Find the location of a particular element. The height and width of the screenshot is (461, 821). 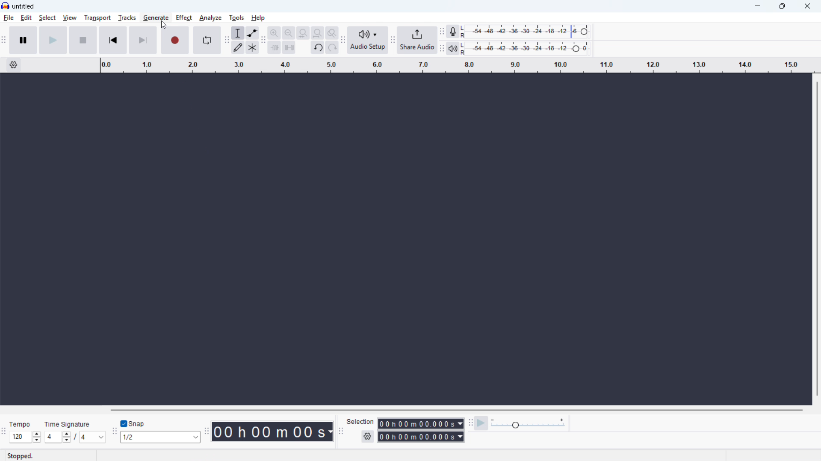

Play at speed toolbar  is located at coordinates (471, 422).